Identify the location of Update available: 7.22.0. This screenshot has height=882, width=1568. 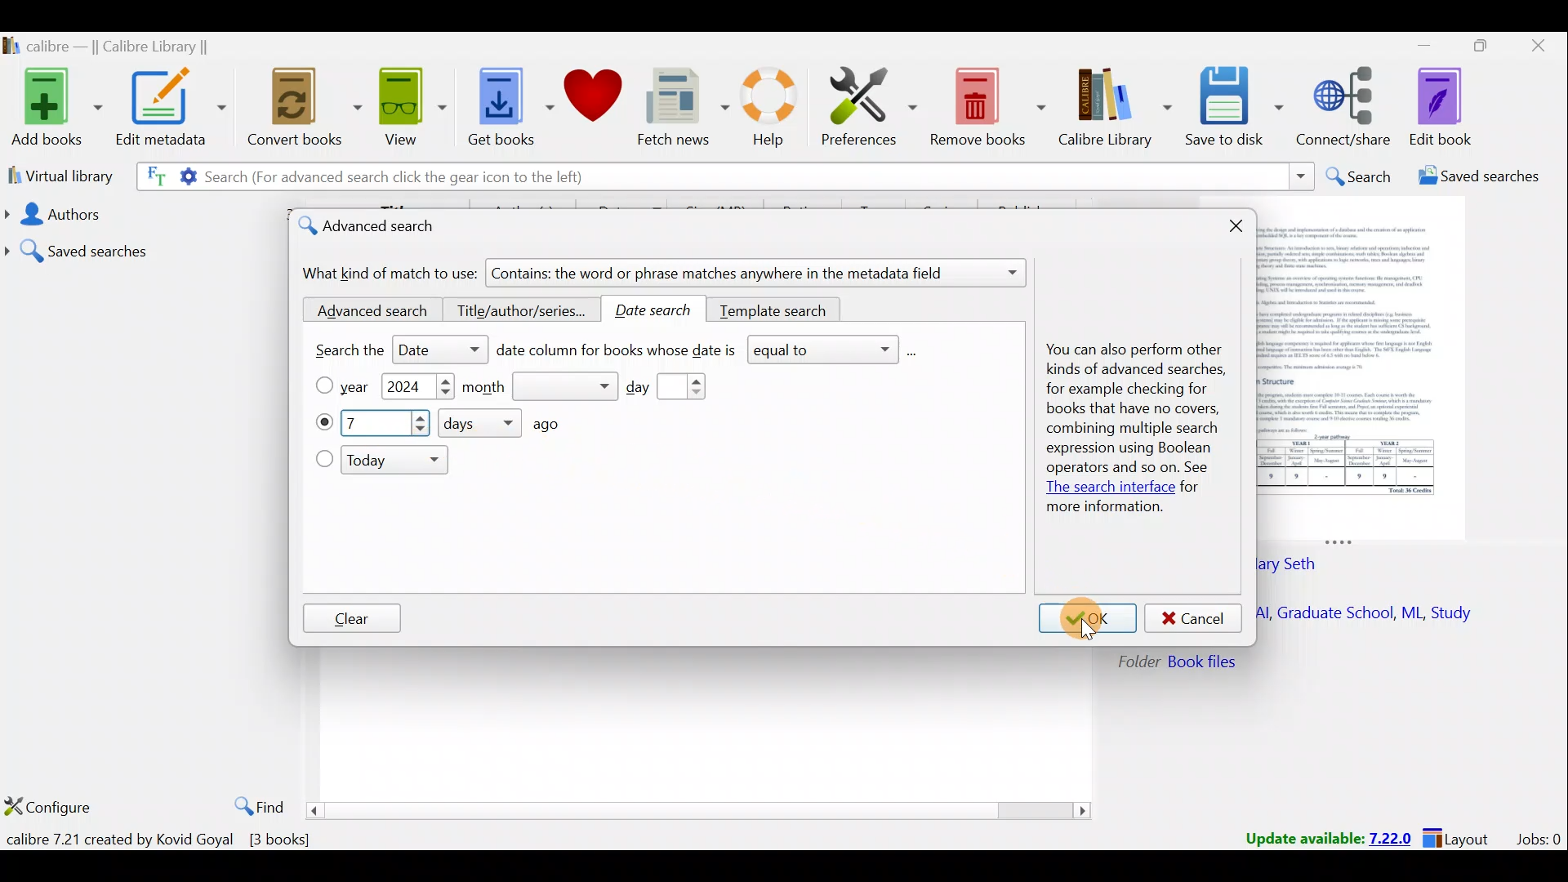
(1320, 836).